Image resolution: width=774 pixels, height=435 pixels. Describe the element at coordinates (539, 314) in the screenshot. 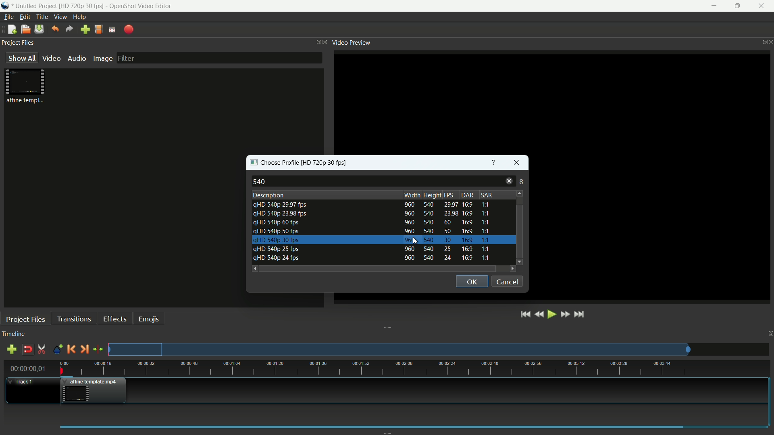

I see `rewind` at that location.